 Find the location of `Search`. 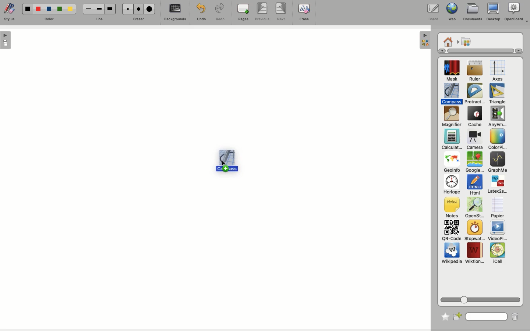

Search is located at coordinates (487, 316).